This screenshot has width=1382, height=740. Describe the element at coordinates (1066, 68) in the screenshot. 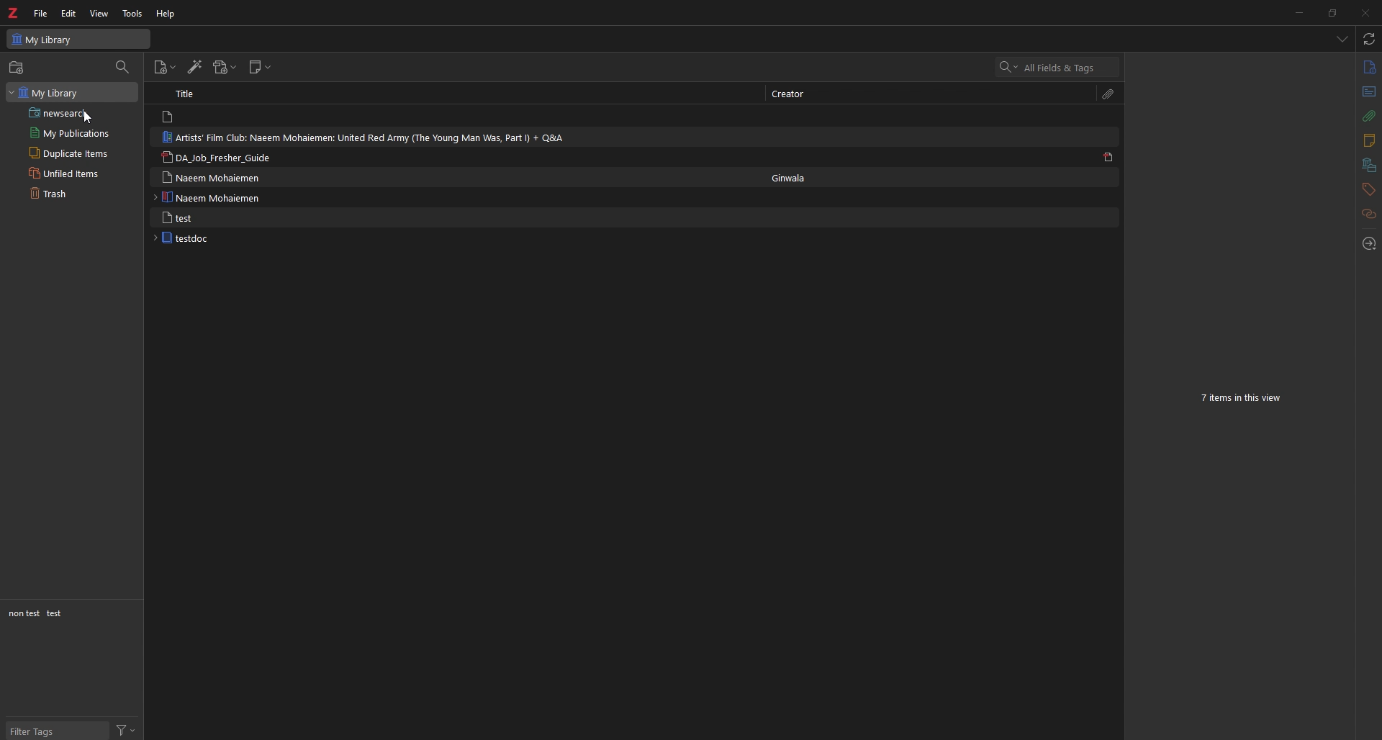

I see `search input` at that location.